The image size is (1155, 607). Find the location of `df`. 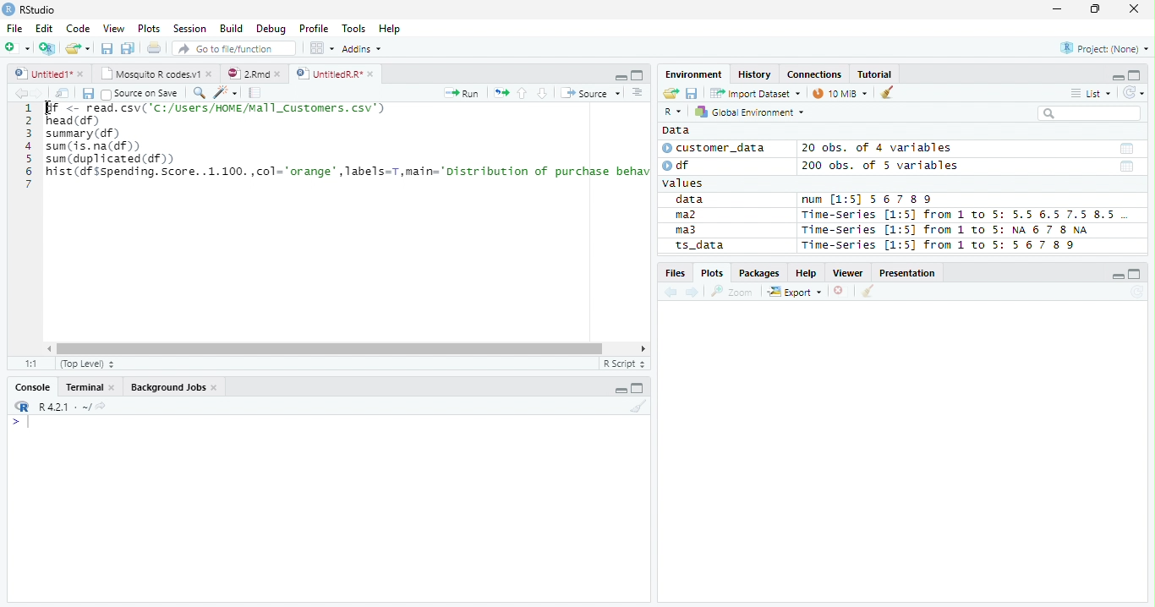

df is located at coordinates (682, 165).